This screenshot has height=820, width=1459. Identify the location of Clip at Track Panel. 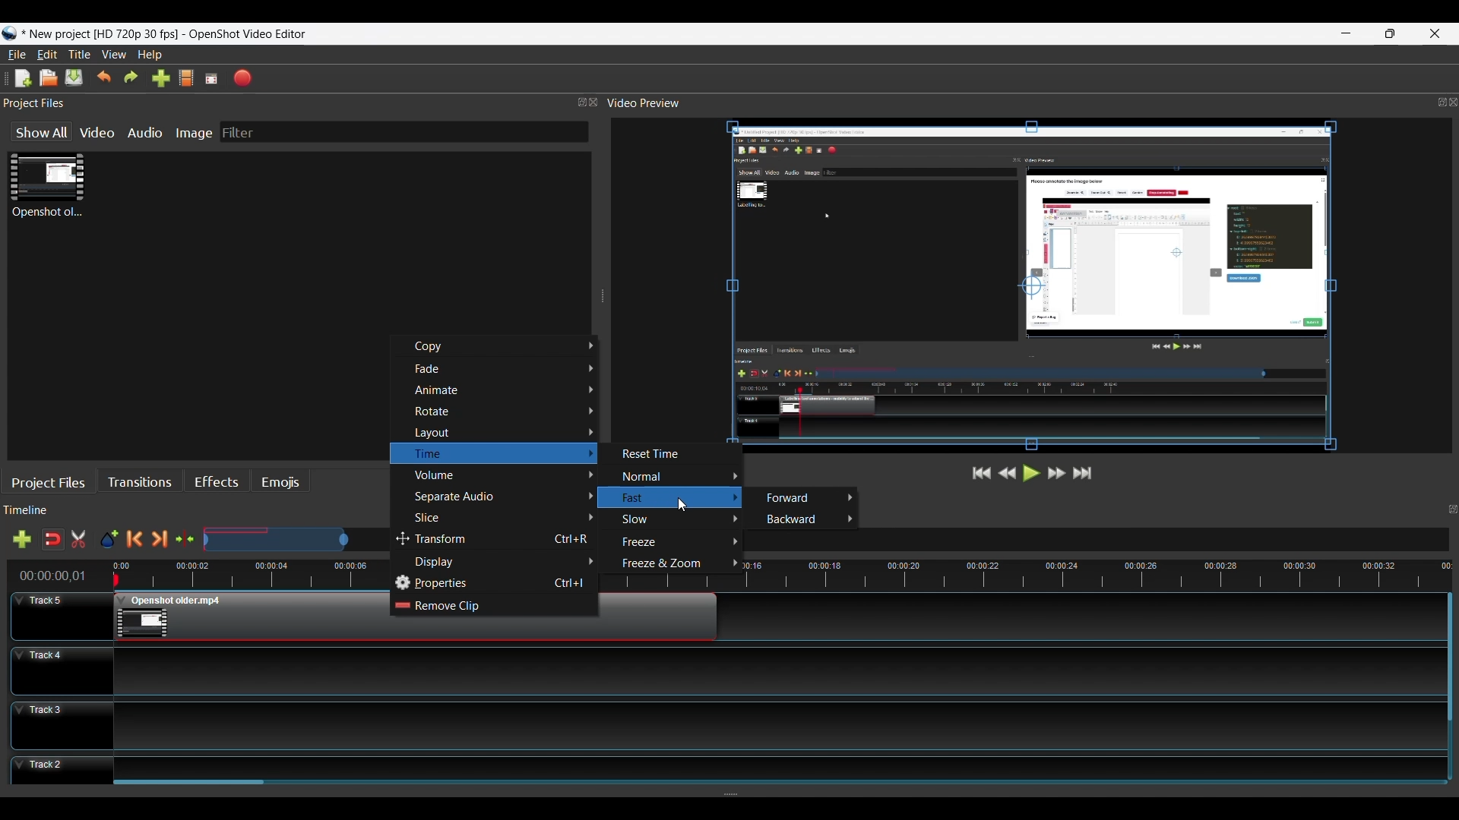
(242, 617).